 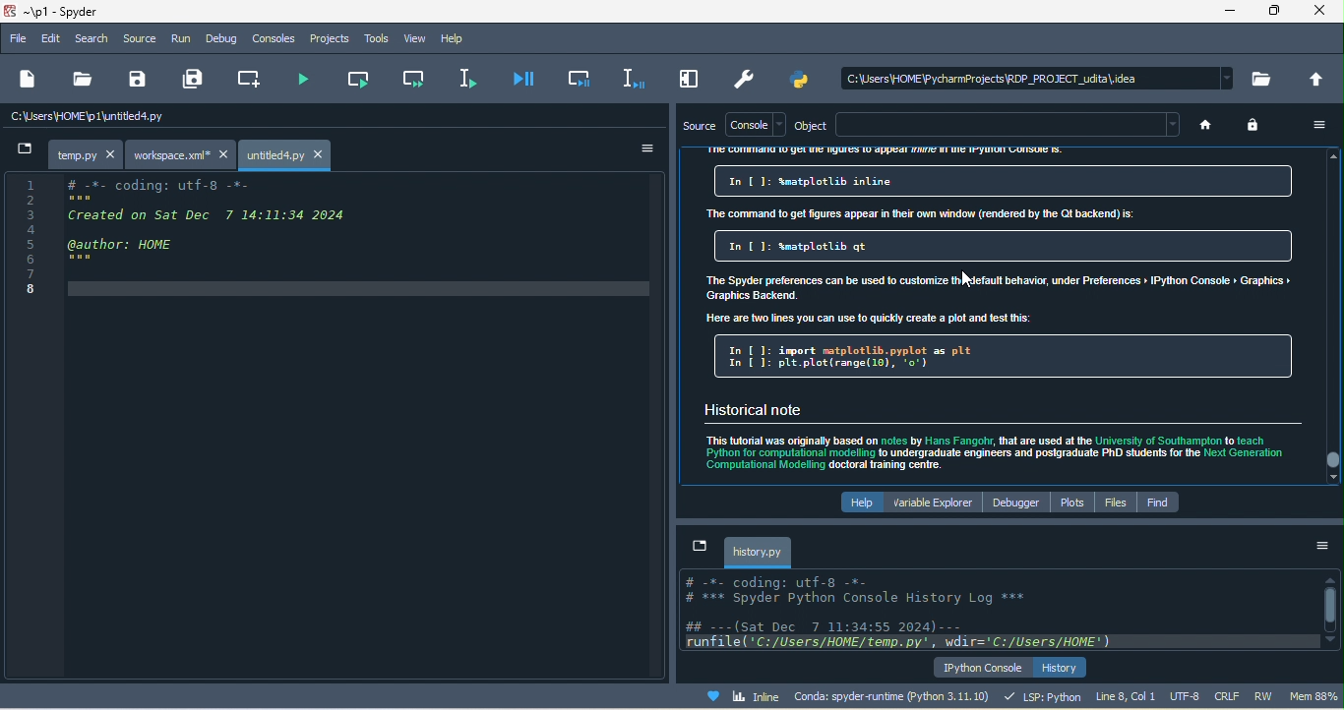 What do you see at coordinates (579, 78) in the screenshot?
I see `debug cell` at bounding box center [579, 78].